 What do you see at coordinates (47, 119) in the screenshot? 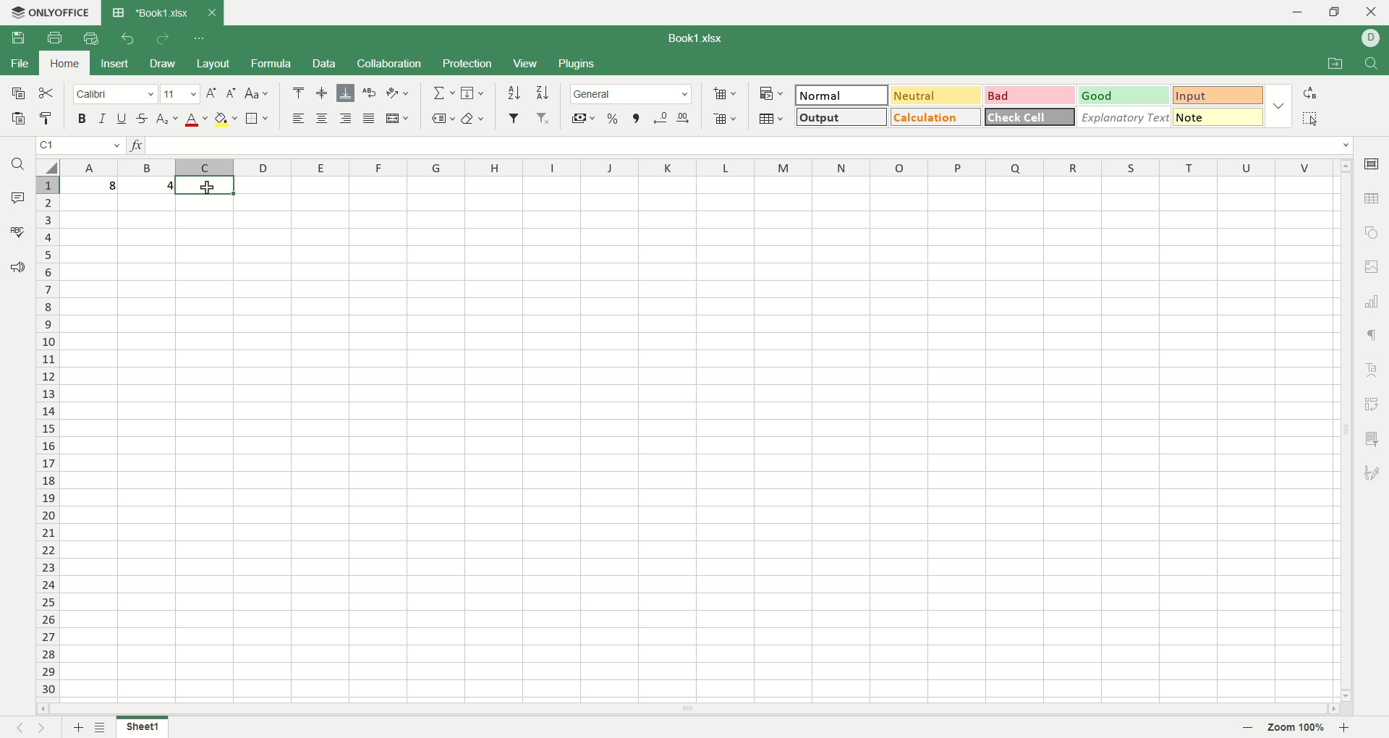
I see `paste` at bounding box center [47, 119].